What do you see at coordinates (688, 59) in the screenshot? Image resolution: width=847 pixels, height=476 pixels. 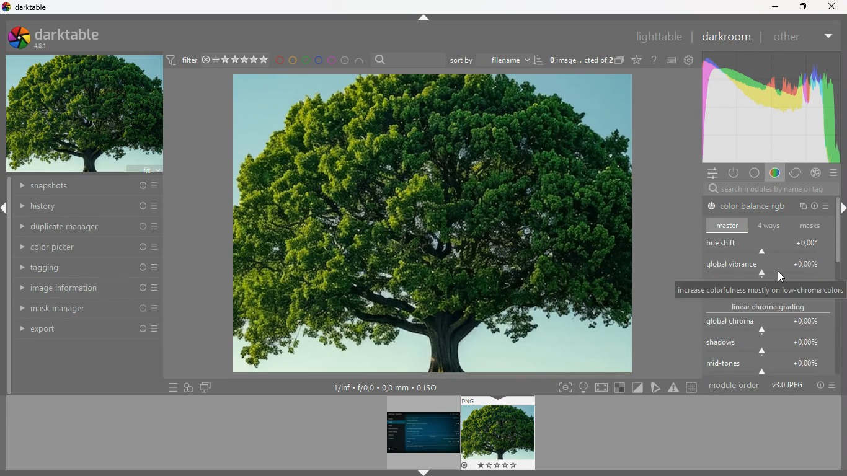 I see `settings` at bounding box center [688, 59].